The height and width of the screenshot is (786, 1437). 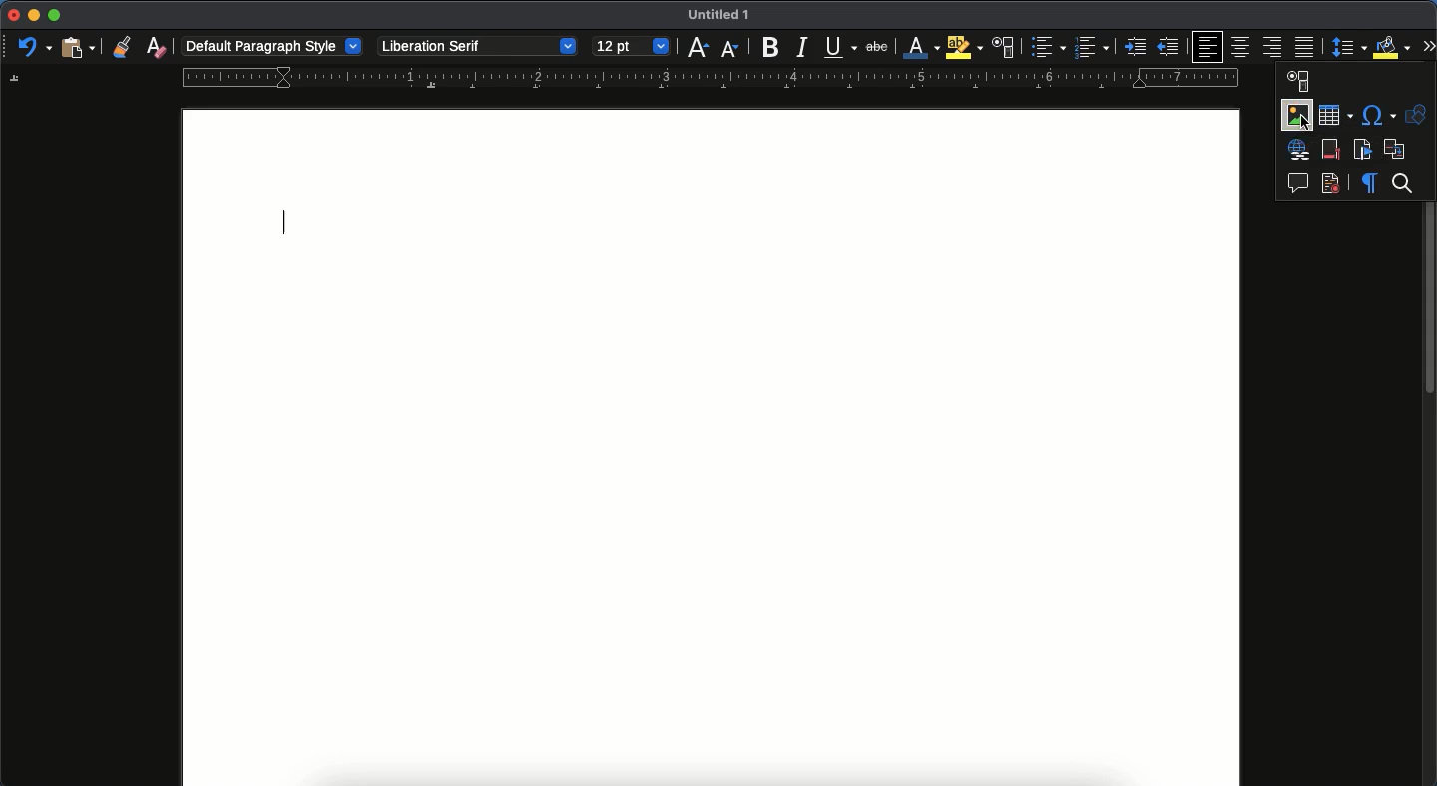 What do you see at coordinates (1299, 82) in the screenshot?
I see `character` at bounding box center [1299, 82].